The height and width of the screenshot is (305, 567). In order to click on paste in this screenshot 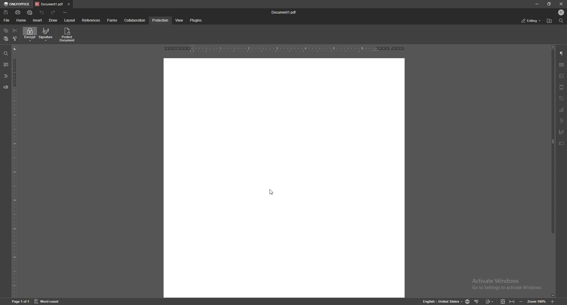, I will do `click(6, 39)`.